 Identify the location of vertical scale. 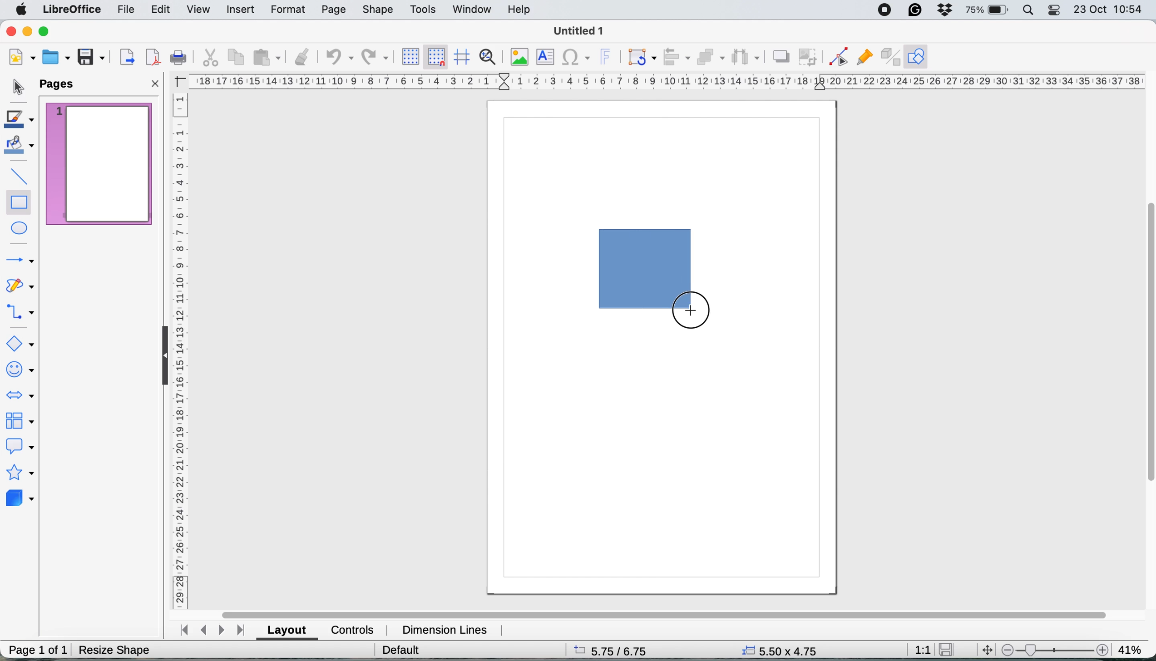
(179, 349).